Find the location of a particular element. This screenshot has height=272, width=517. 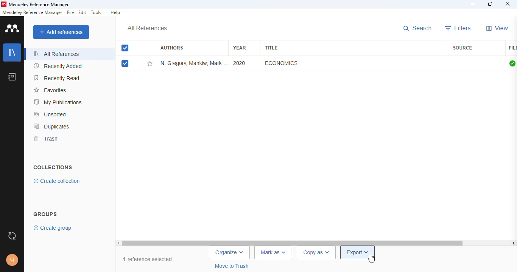

notebook is located at coordinates (11, 77).